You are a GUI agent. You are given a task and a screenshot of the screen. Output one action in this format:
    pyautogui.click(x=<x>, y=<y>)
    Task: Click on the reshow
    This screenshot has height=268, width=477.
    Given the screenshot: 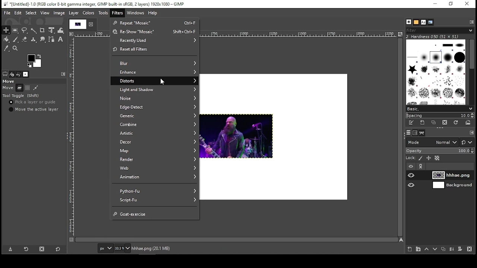 What is the action you would take?
    pyautogui.click(x=154, y=32)
    